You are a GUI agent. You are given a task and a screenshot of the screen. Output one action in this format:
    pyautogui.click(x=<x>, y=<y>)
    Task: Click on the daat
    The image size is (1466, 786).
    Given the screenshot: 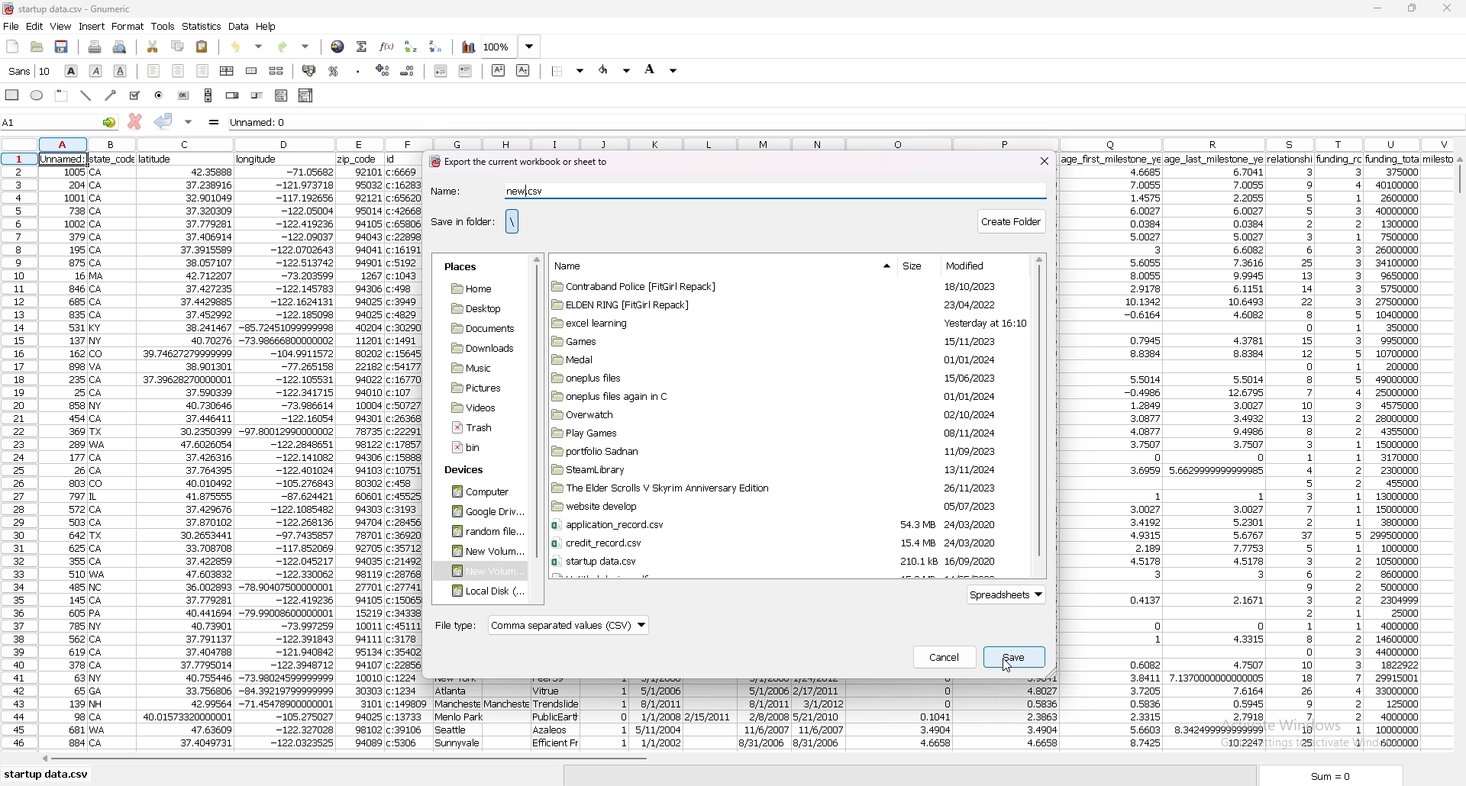 What is the action you would take?
    pyautogui.click(x=406, y=451)
    